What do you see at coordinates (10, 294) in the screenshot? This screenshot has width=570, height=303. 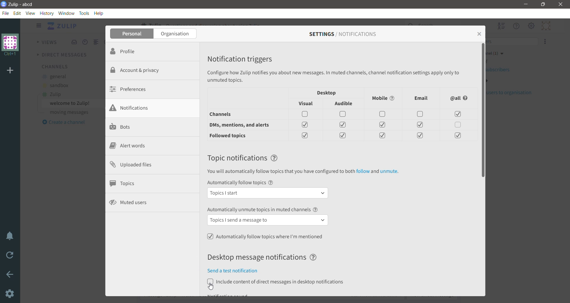 I see `Settings` at bounding box center [10, 294].